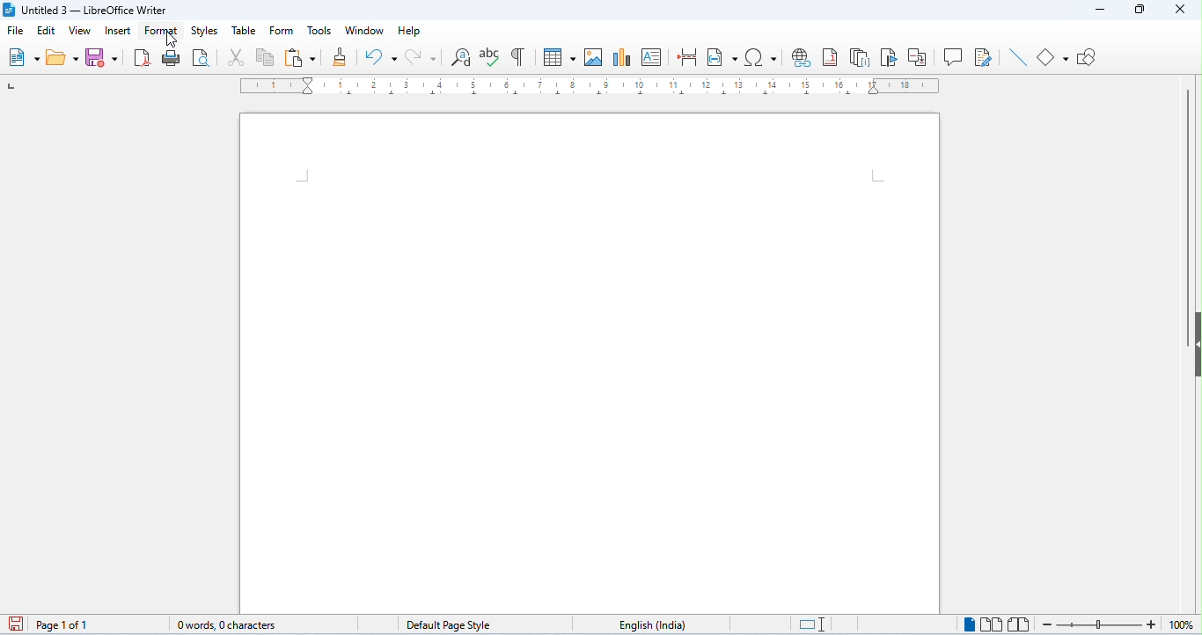 Image resolution: width=1202 pixels, height=635 pixels. What do you see at coordinates (238, 59) in the screenshot?
I see `cut` at bounding box center [238, 59].